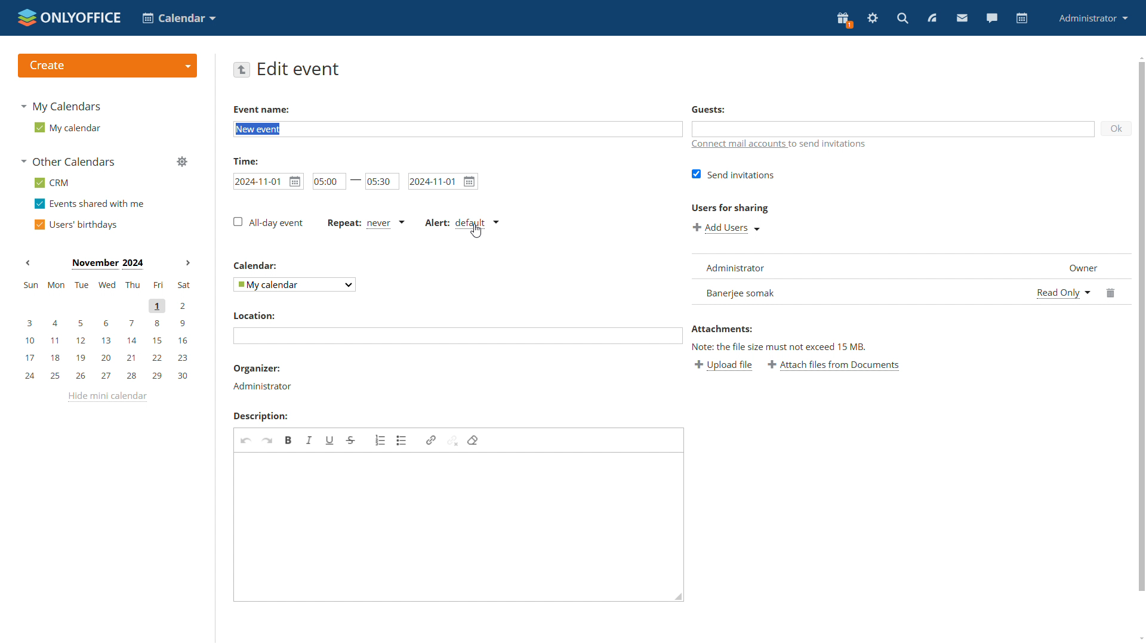 Image resolution: width=1146 pixels, height=644 pixels. What do you see at coordinates (732, 208) in the screenshot?
I see `Users for sharing` at bounding box center [732, 208].